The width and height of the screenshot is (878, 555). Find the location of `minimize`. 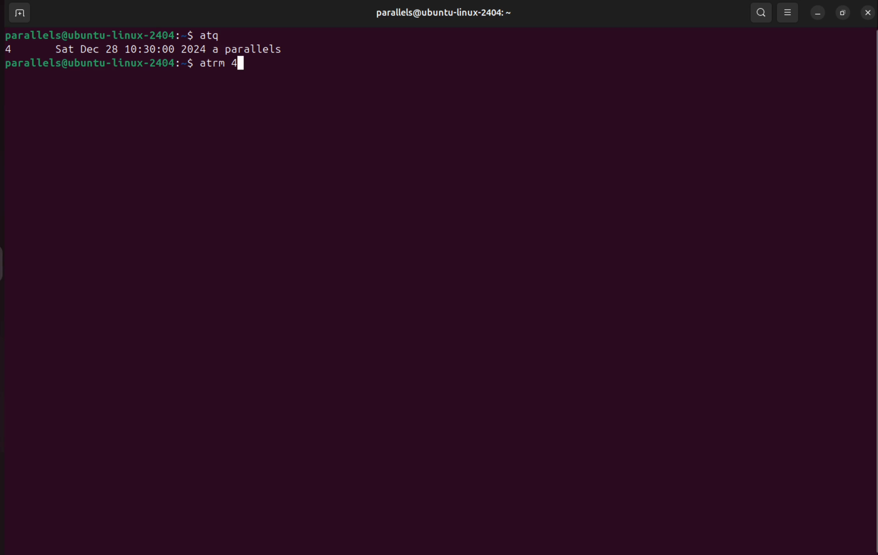

minimize is located at coordinates (817, 12).